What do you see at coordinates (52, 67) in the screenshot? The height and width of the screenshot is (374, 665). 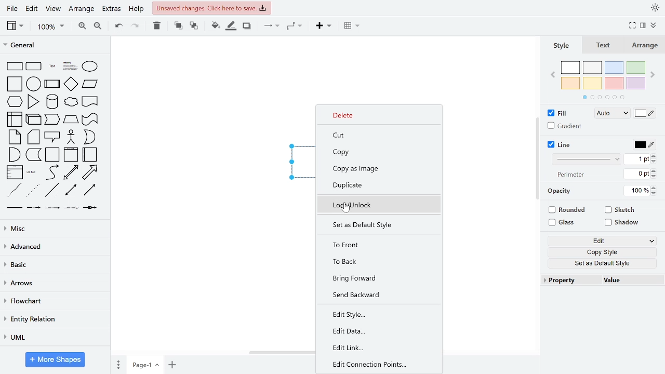 I see `text` at bounding box center [52, 67].